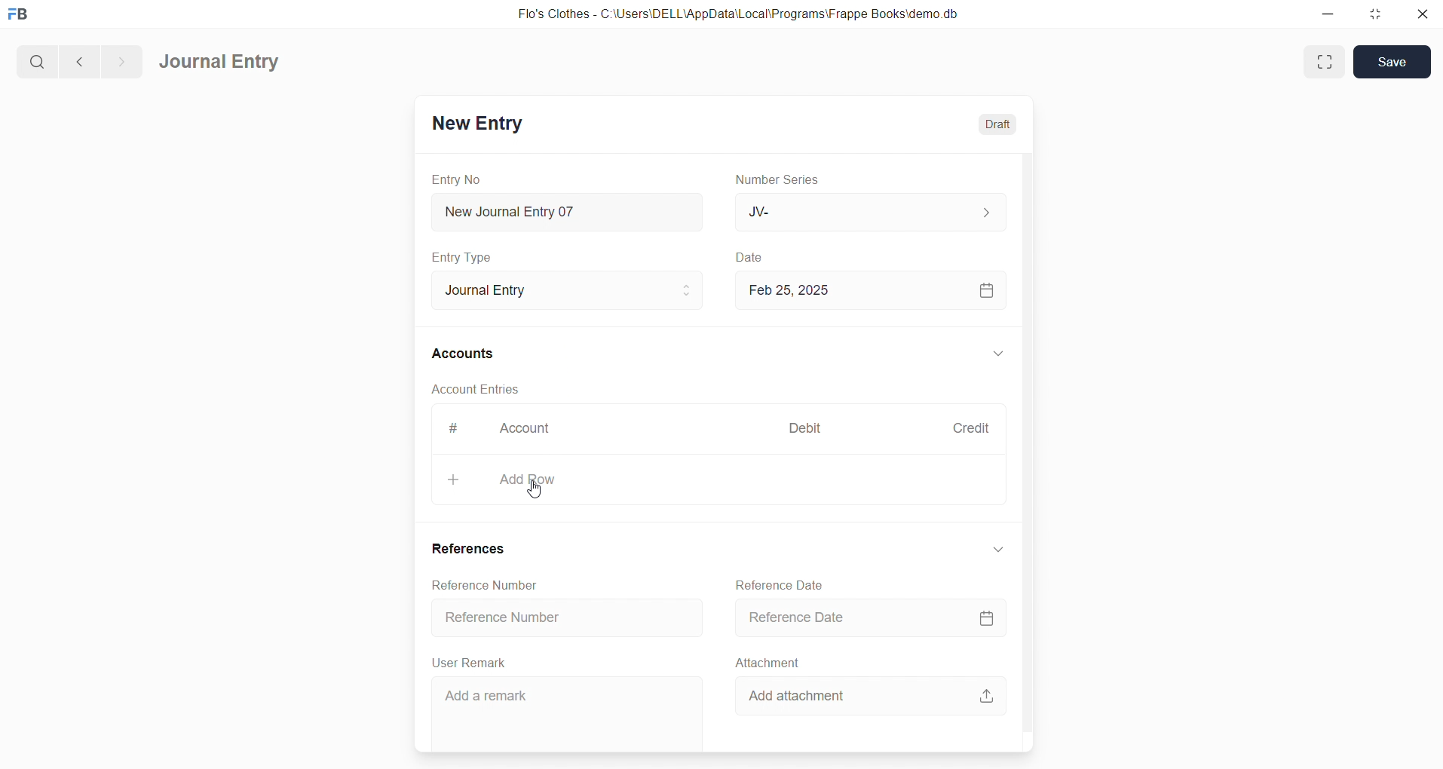  What do you see at coordinates (457, 179) in the screenshot?
I see `Entry No` at bounding box center [457, 179].